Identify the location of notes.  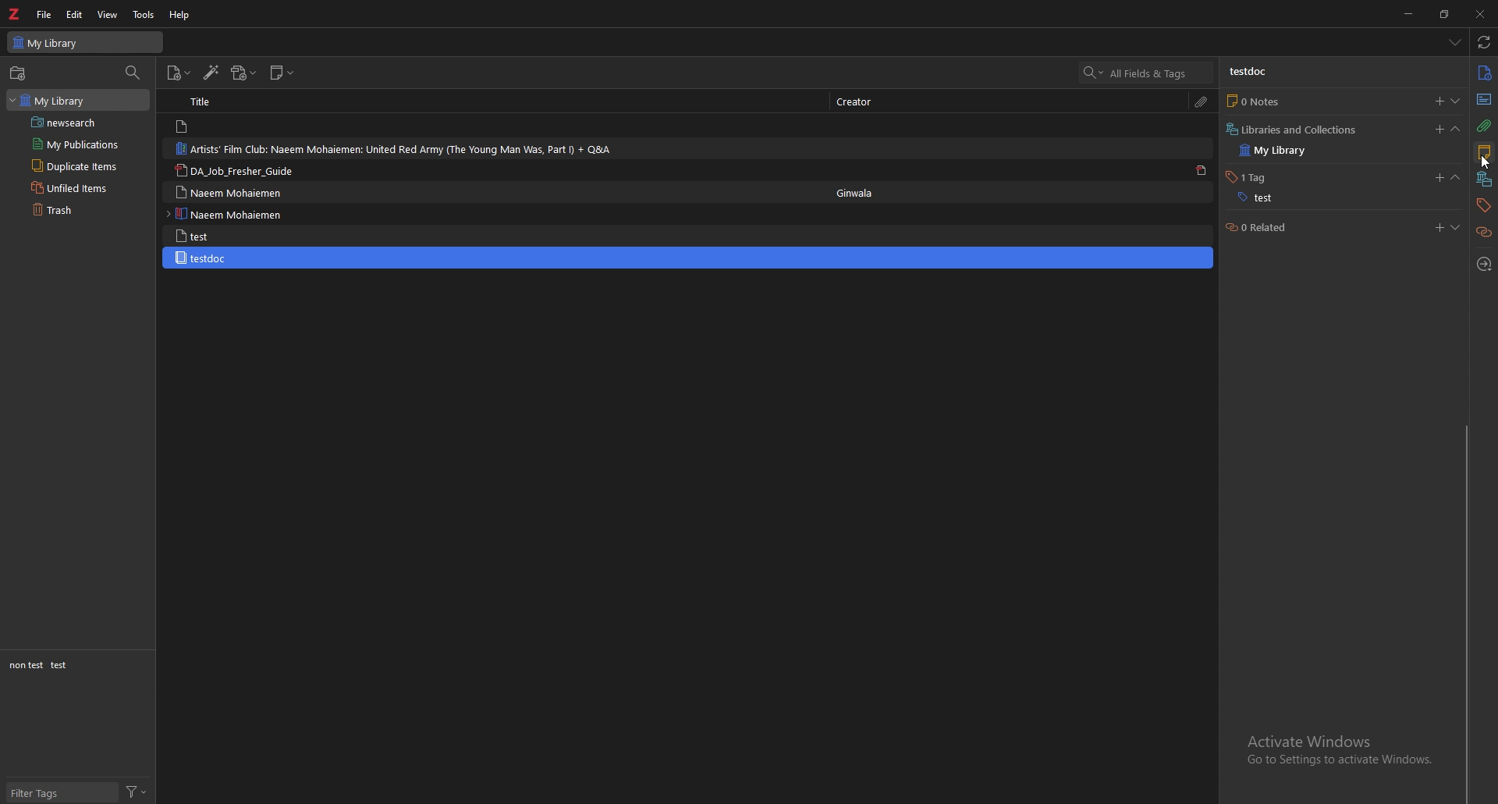
(1484, 153).